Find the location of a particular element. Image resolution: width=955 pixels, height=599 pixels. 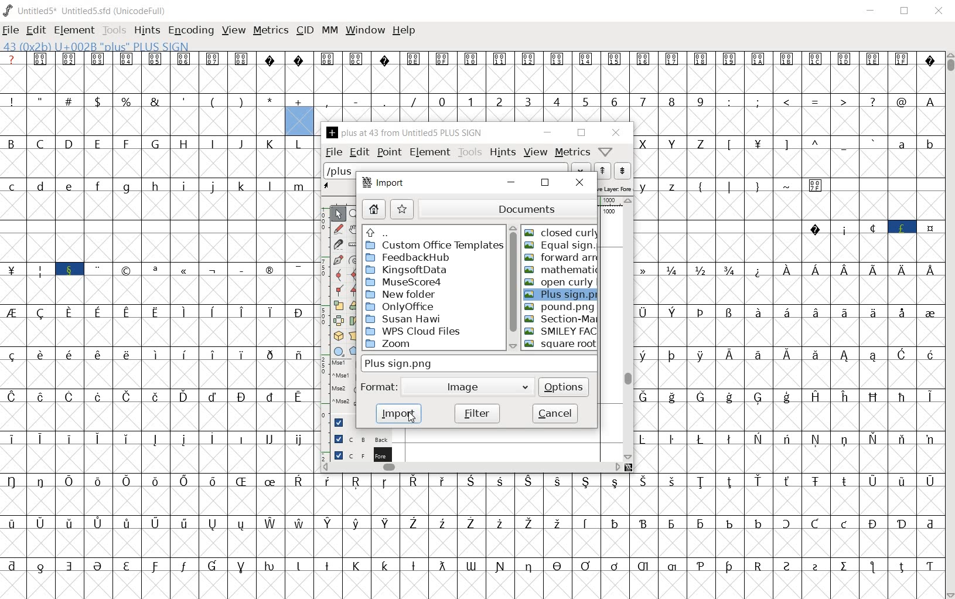

element is located at coordinates (72, 28).